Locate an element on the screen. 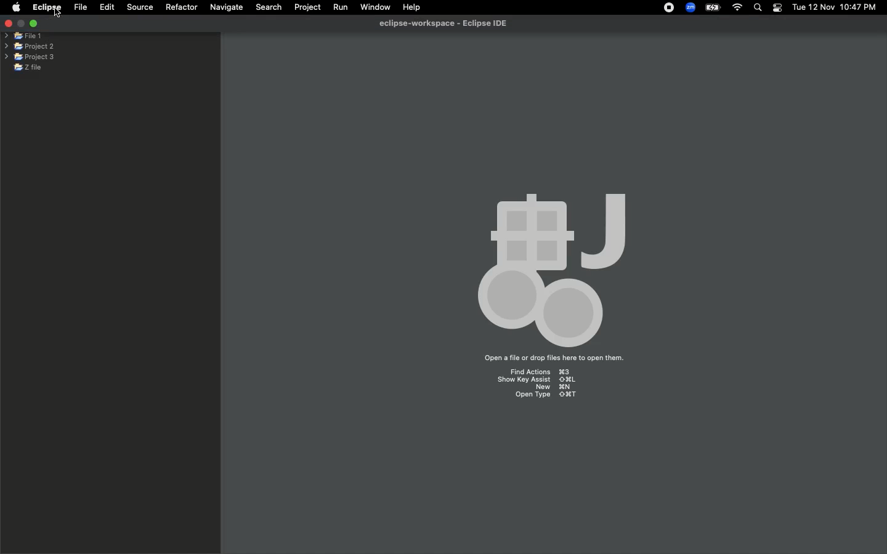 The image size is (887, 554). Edit is located at coordinates (106, 7).